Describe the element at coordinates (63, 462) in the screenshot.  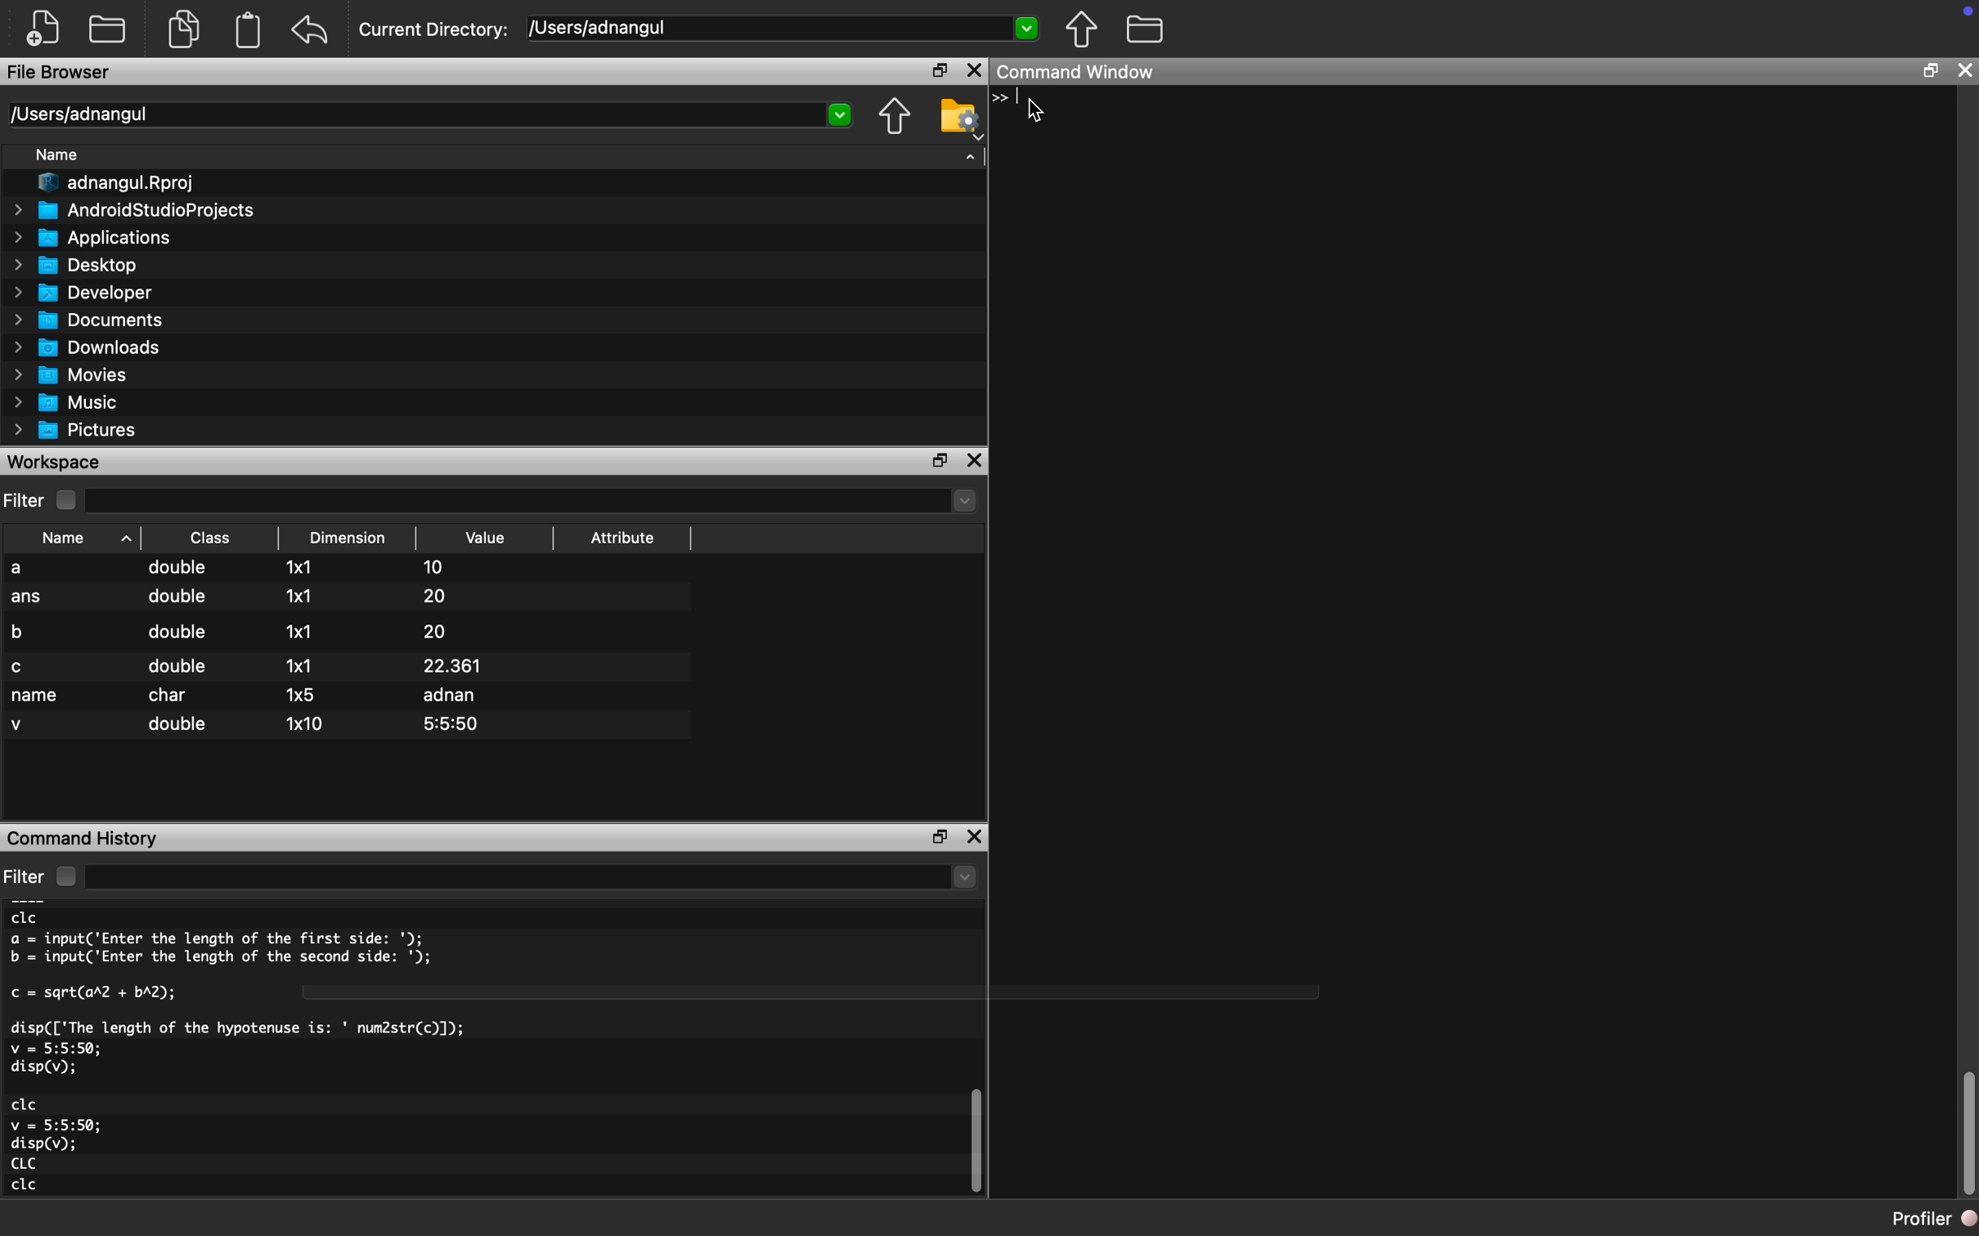
I see `Workspace` at that location.